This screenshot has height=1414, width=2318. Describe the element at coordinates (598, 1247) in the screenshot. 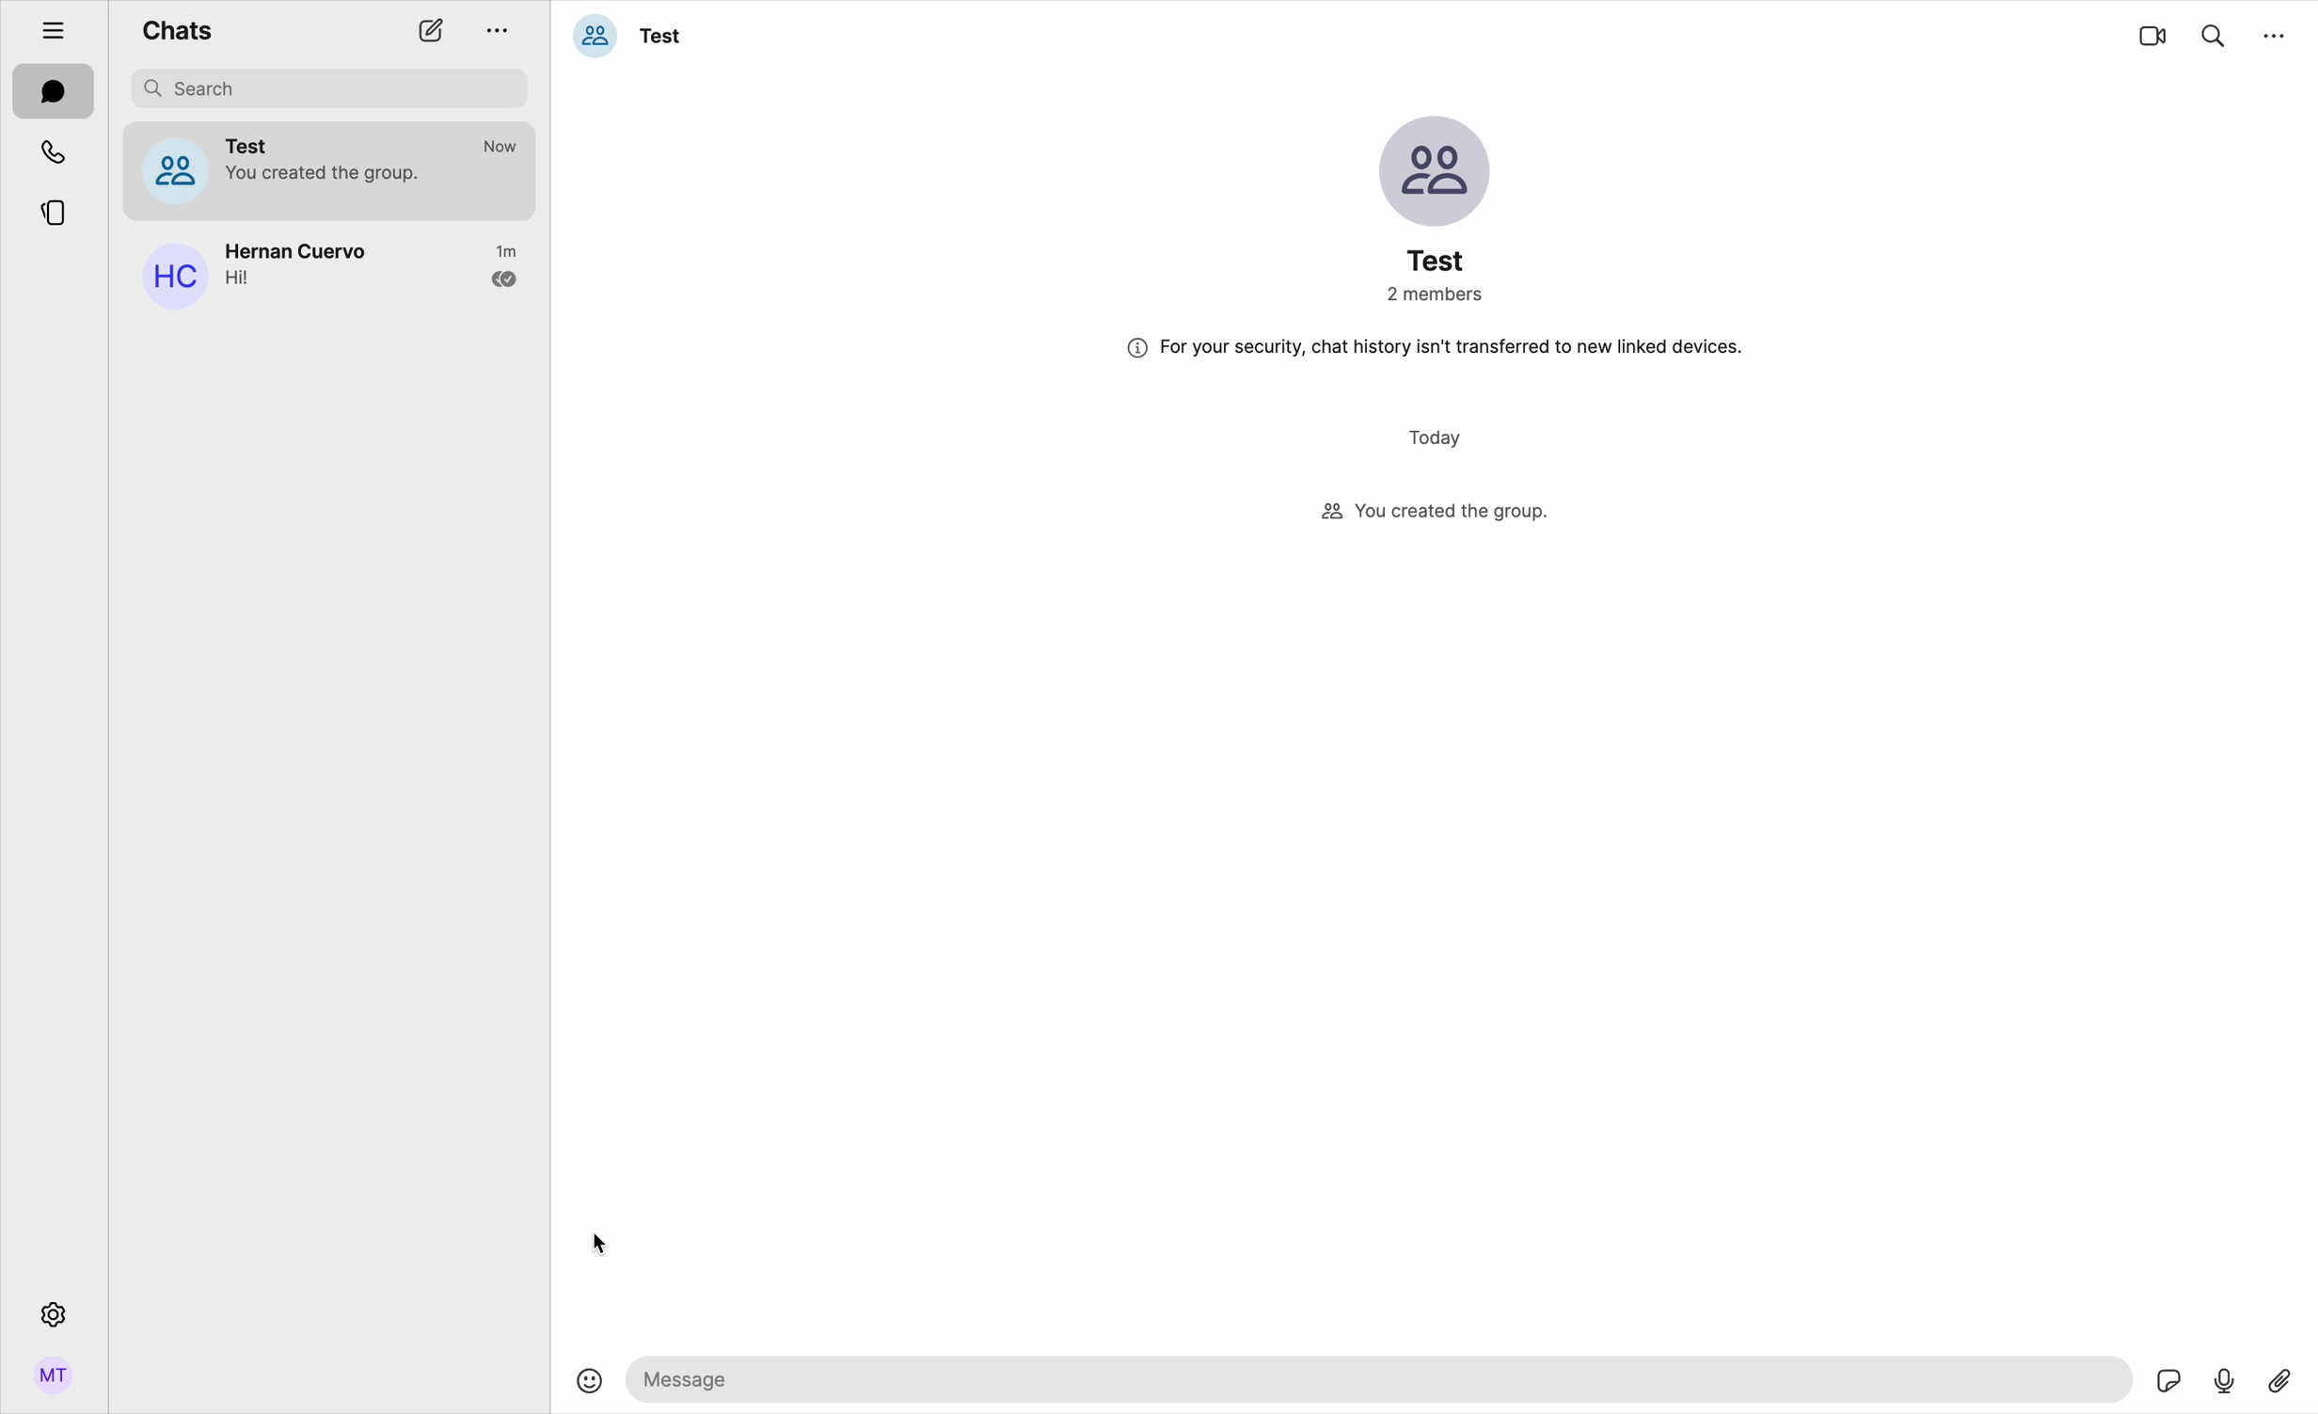

I see `cursor` at that location.